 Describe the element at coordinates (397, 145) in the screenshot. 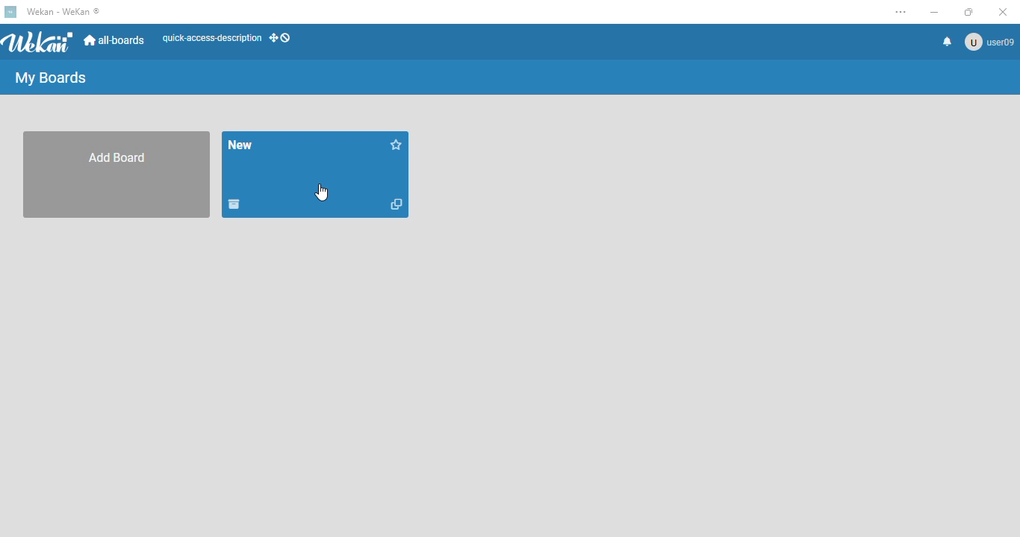

I see `click to star this board` at that location.